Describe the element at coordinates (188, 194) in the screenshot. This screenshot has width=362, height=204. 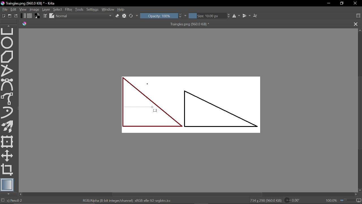
I see `Horizontal scrollbar` at that location.